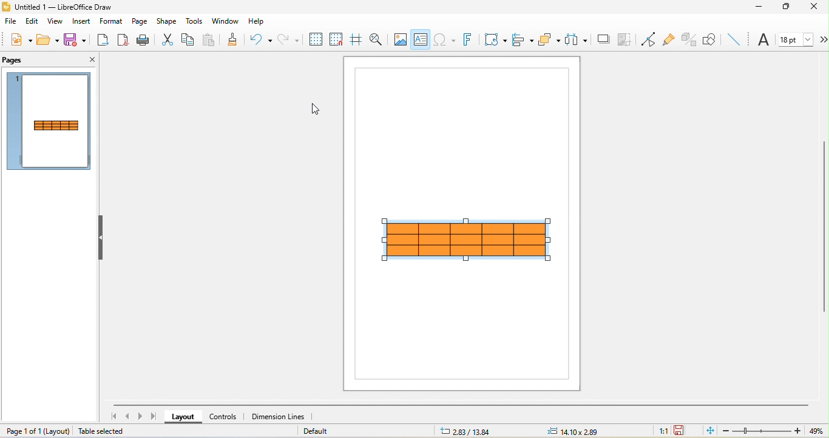 Image resolution: width=829 pixels, height=438 pixels. Describe the element at coordinates (223, 20) in the screenshot. I see `window` at that location.